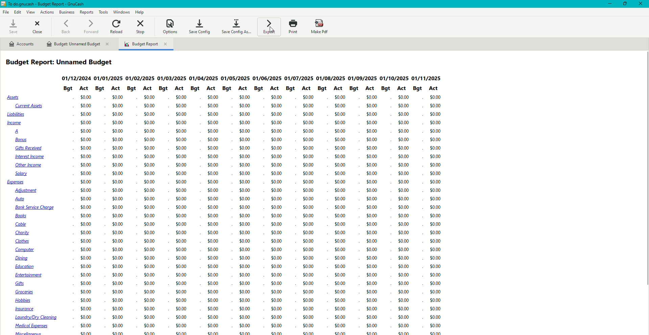 Image resolution: width=649 pixels, height=335 pixels. Describe the element at coordinates (247, 165) in the screenshot. I see `$0.00` at that location.